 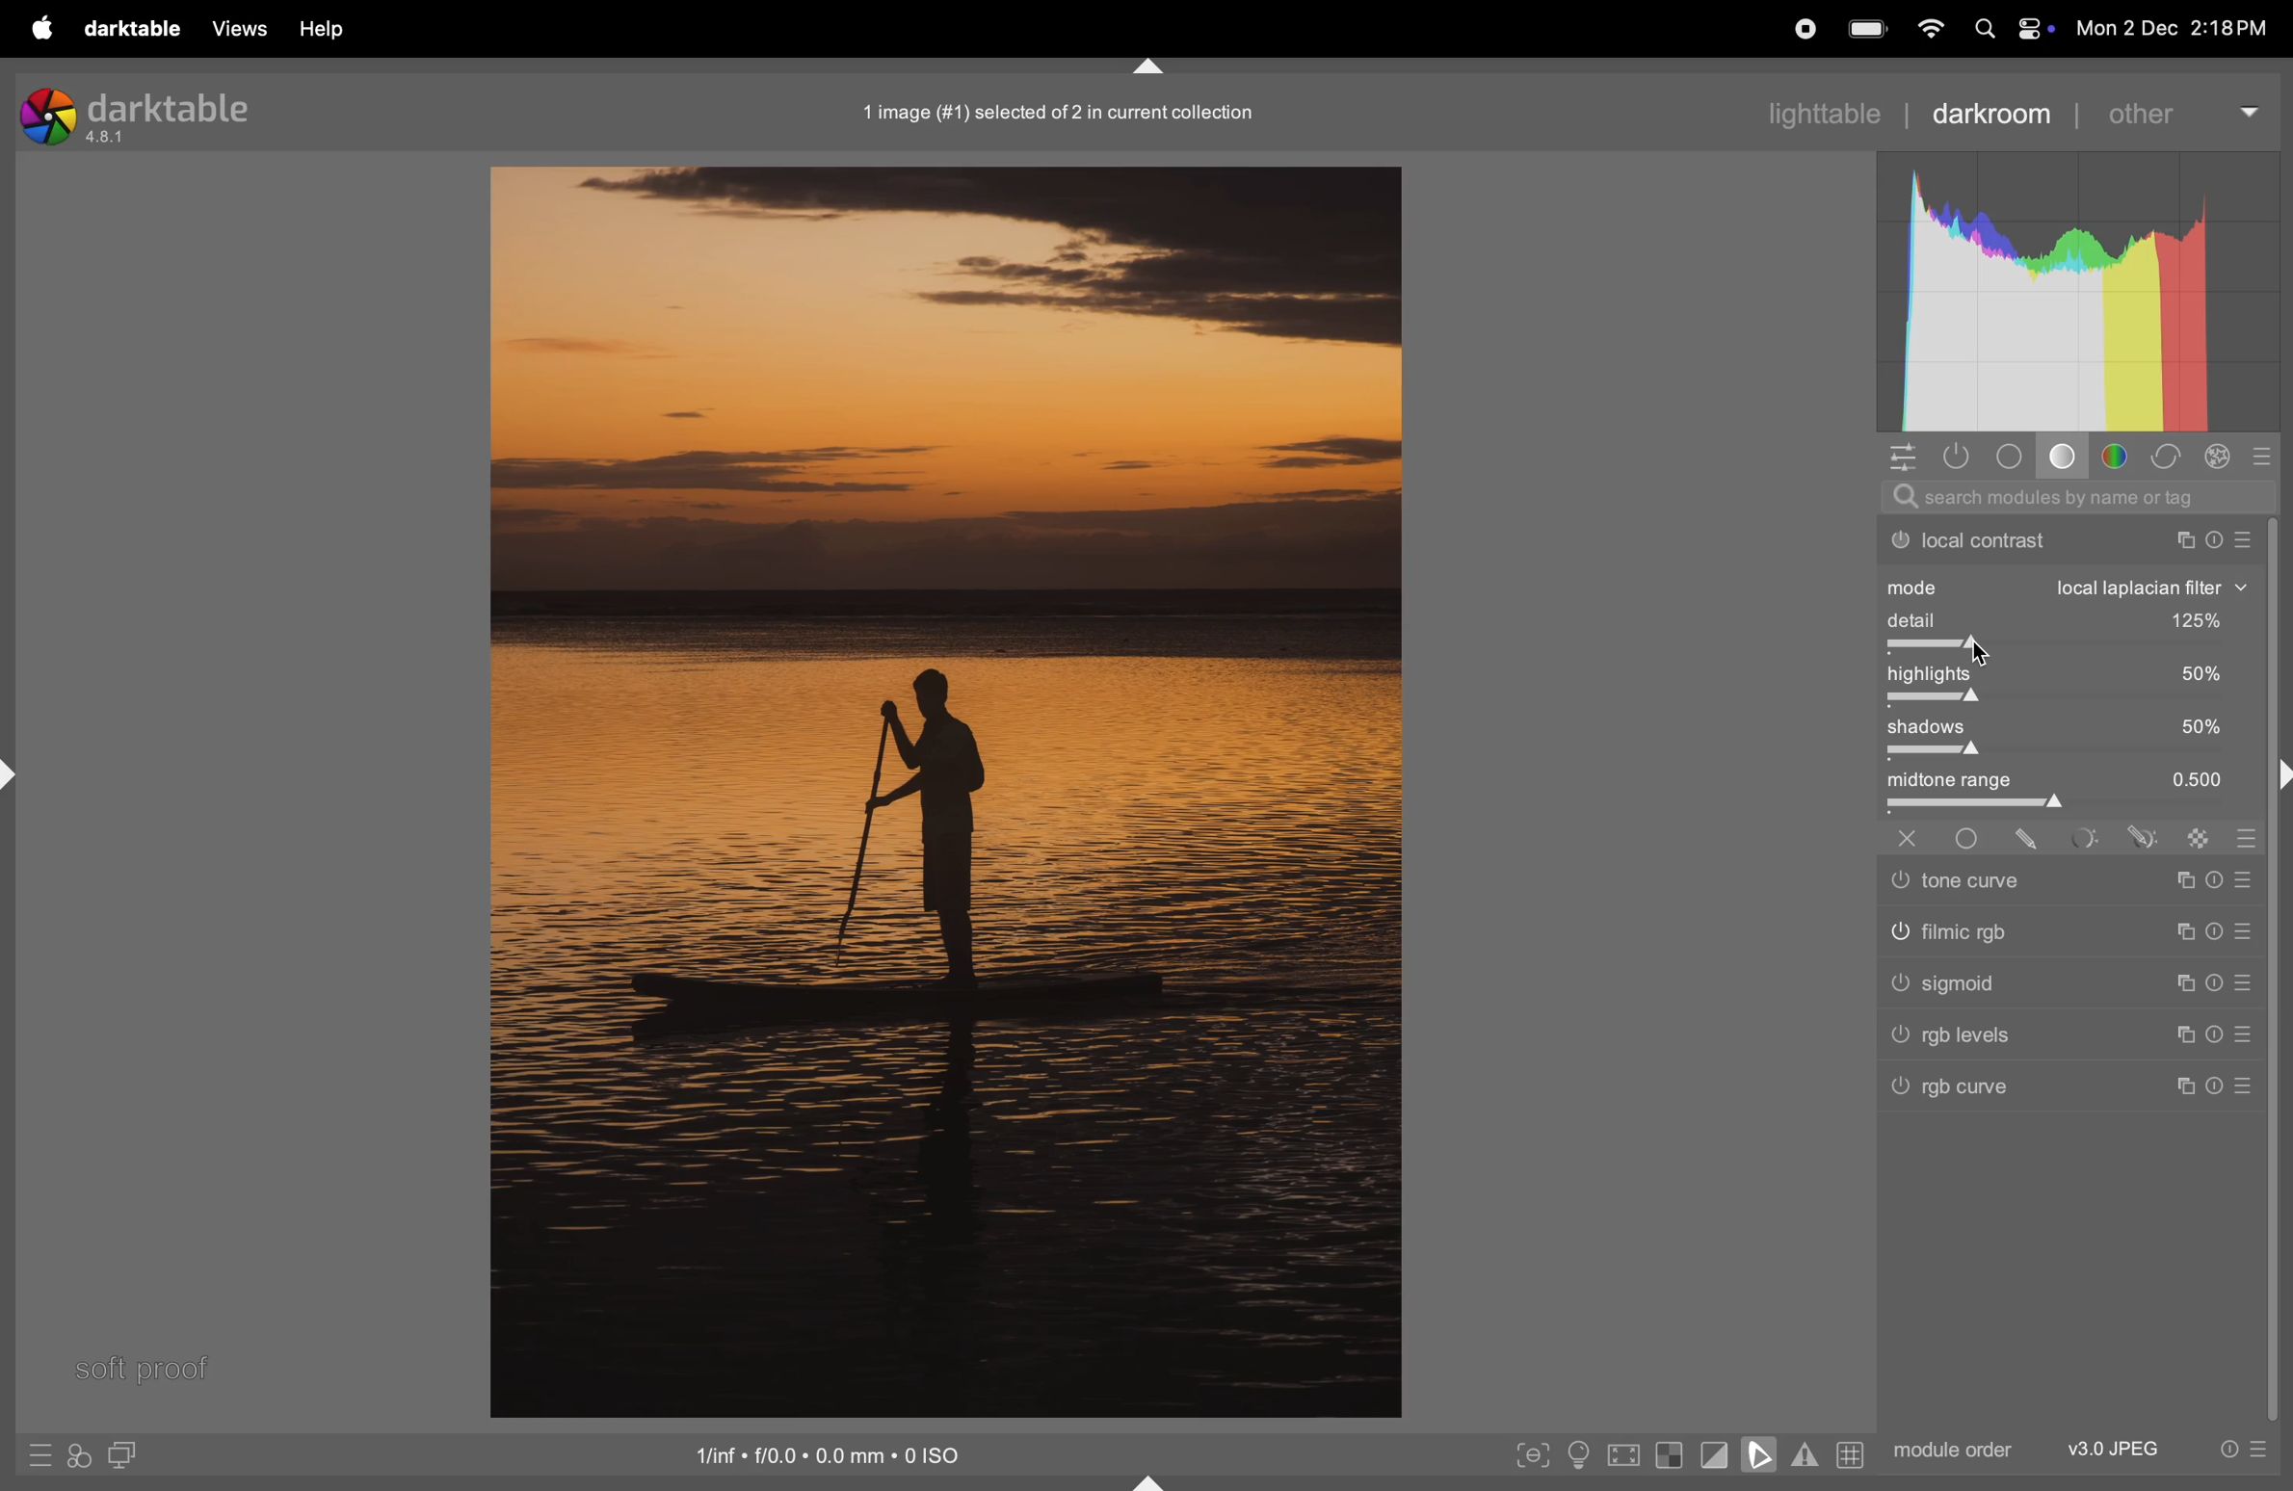 What do you see at coordinates (2189, 887) in the screenshot?
I see `sign ` at bounding box center [2189, 887].